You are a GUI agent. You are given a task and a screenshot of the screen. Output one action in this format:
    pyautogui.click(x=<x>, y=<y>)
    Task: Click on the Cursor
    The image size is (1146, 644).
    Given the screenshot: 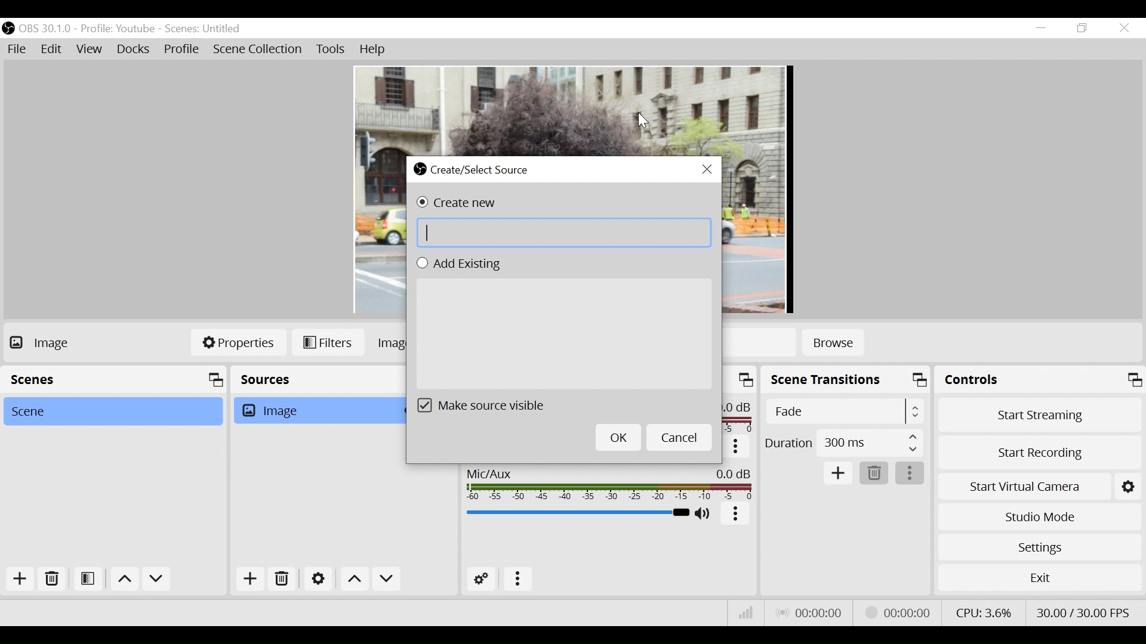 What is the action you would take?
    pyautogui.click(x=643, y=121)
    